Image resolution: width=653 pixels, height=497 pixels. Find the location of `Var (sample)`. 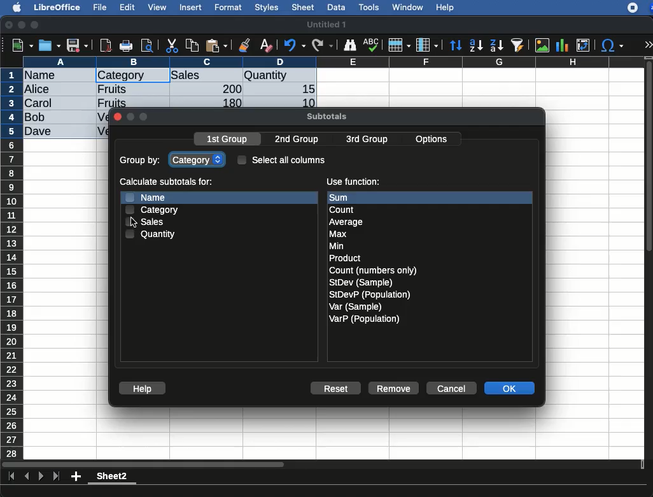

Var (sample) is located at coordinates (356, 306).